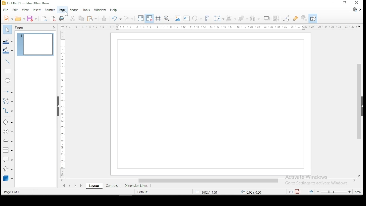 This screenshot has height=206, width=366. I want to click on insert, so click(37, 10).